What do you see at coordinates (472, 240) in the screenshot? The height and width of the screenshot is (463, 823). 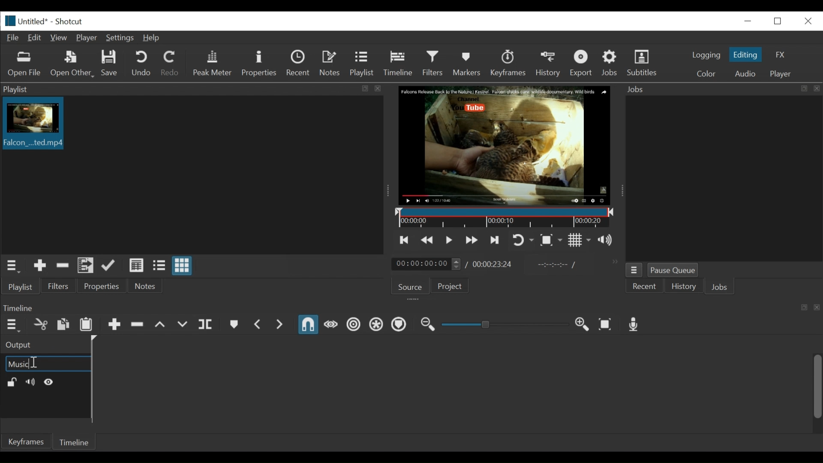 I see `Skip to the next point` at bounding box center [472, 240].